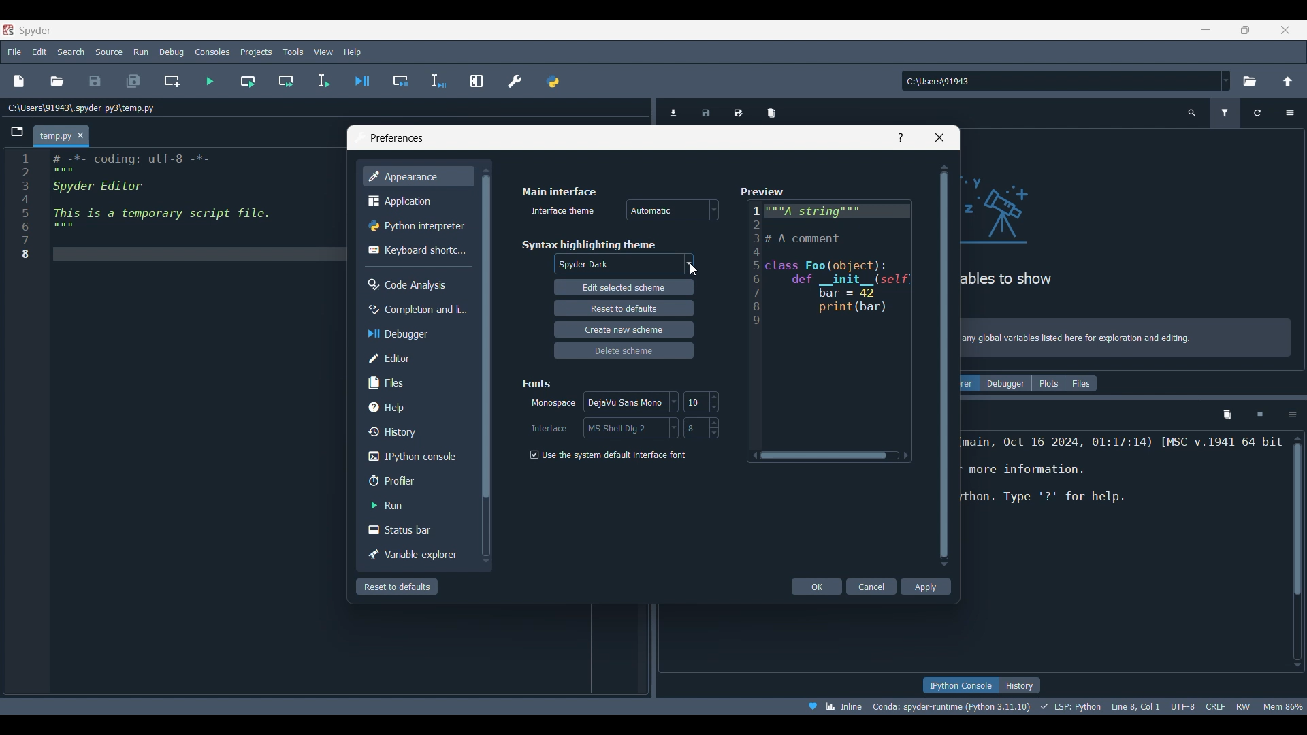  What do you see at coordinates (1226, 113) in the screenshot?
I see `Filter variables, current selection` at bounding box center [1226, 113].